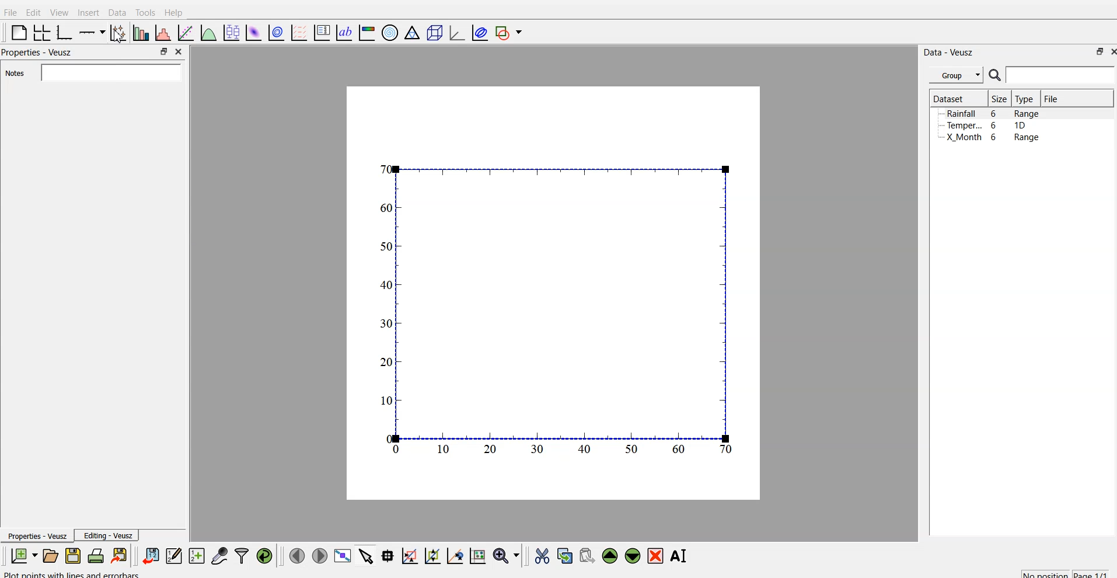  Describe the element at coordinates (121, 555) in the screenshot. I see `export to graphics format` at that location.